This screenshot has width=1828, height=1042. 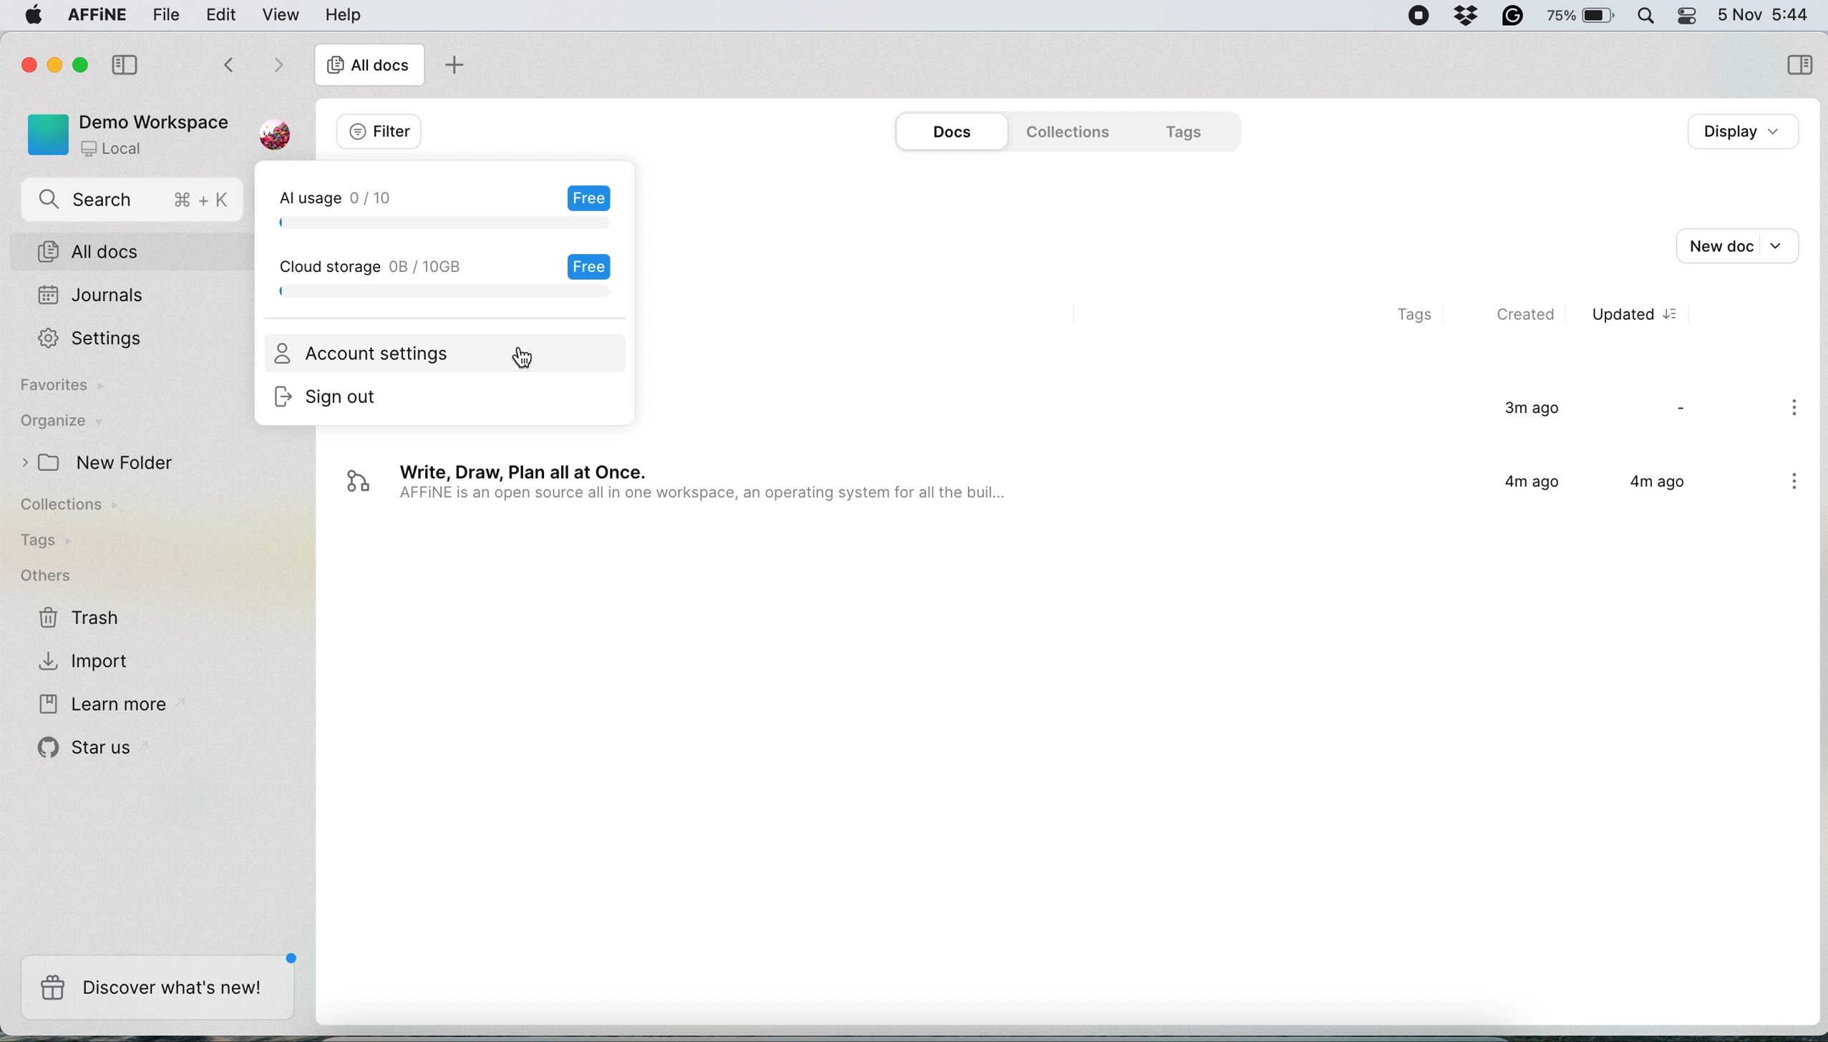 What do you see at coordinates (60, 423) in the screenshot?
I see `organize` at bounding box center [60, 423].